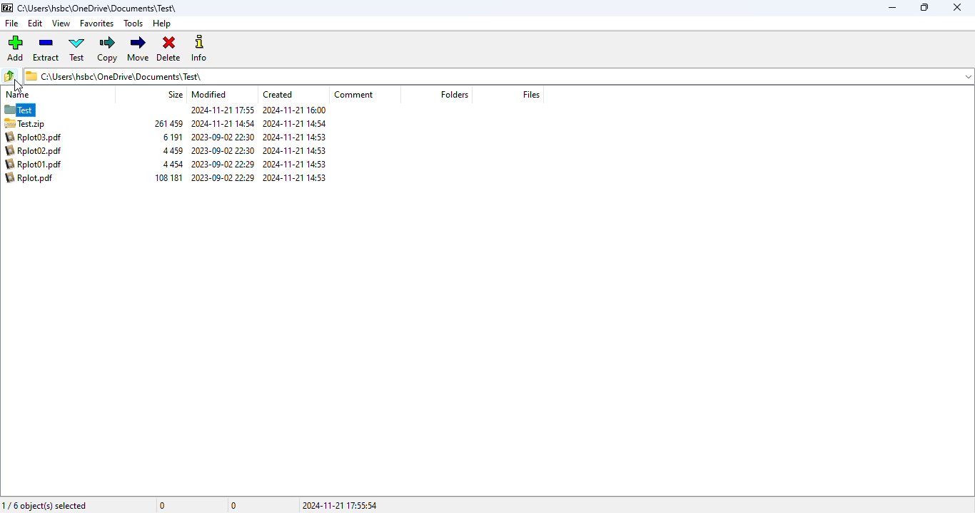 This screenshot has height=513, width=975. Describe the element at coordinates (34, 110) in the screenshot. I see `Test` at that location.